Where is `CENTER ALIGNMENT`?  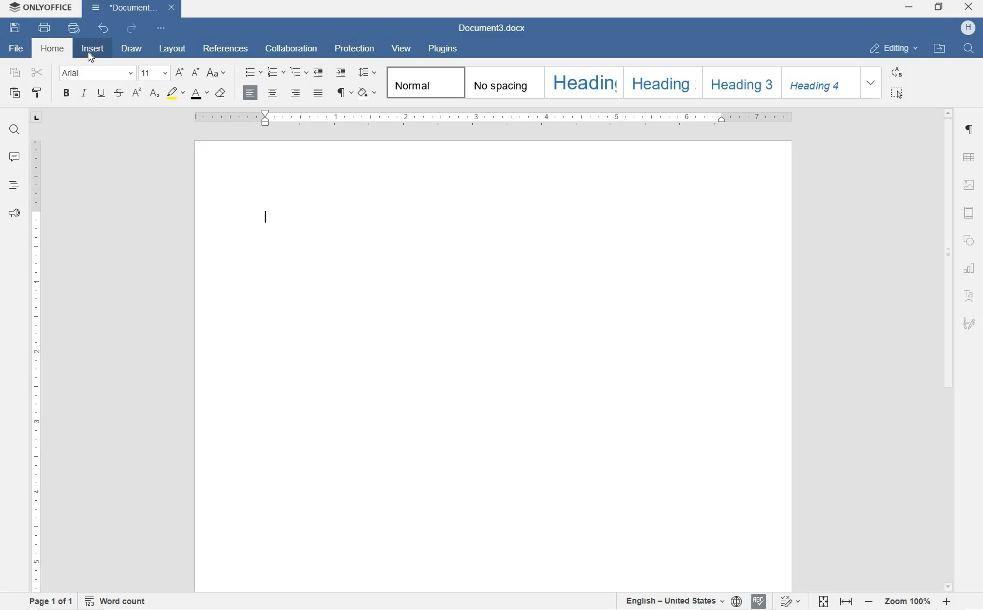 CENTER ALIGNMENT is located at coordinates (273, 93).